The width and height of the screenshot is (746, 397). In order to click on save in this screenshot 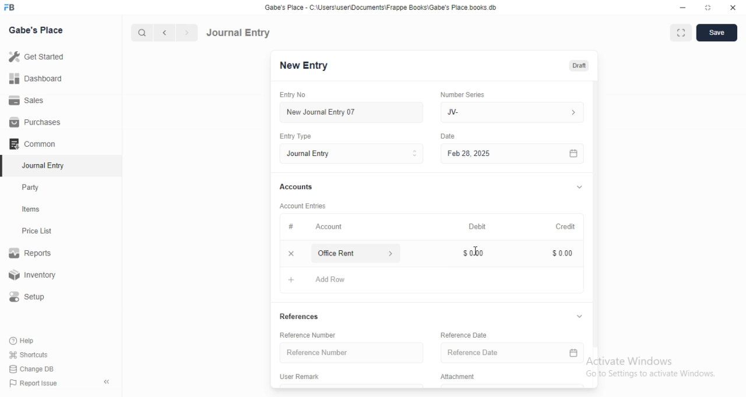, I will do `click(717, 33)`.